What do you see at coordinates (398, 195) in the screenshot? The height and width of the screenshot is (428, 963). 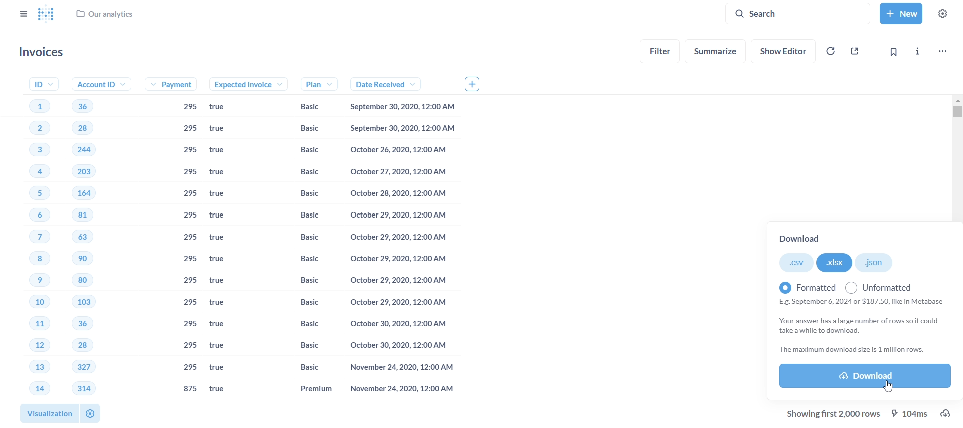 I see `October 28, 2020, 12:00 AM` at bounding box center [398, 195].